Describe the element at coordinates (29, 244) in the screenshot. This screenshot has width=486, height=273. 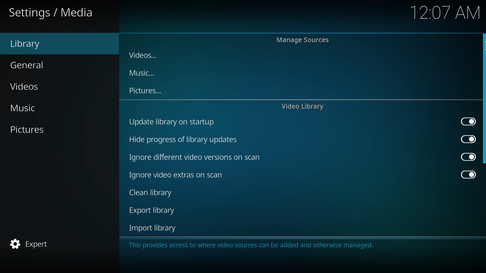
I see `expert` at that location.